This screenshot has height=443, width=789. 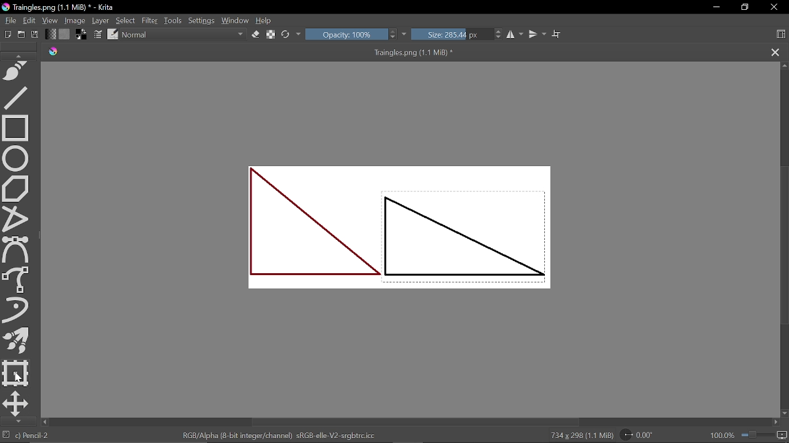 What do you see at coordinates (235, 21) in the screenshot?
I see `Window` at bounding box center [235, 21].